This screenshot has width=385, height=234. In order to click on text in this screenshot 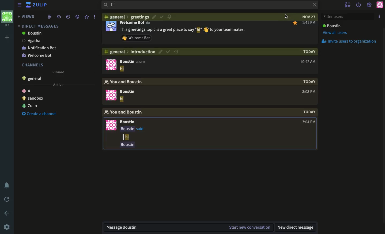, I will do `click(134, 137)`.